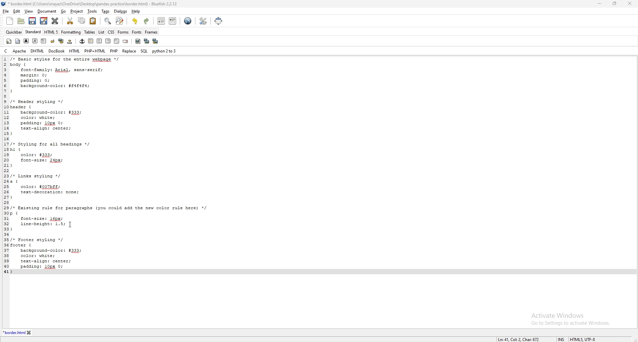 This screenshot has width=638, height=342. I want to click on save, so click(33, 21).